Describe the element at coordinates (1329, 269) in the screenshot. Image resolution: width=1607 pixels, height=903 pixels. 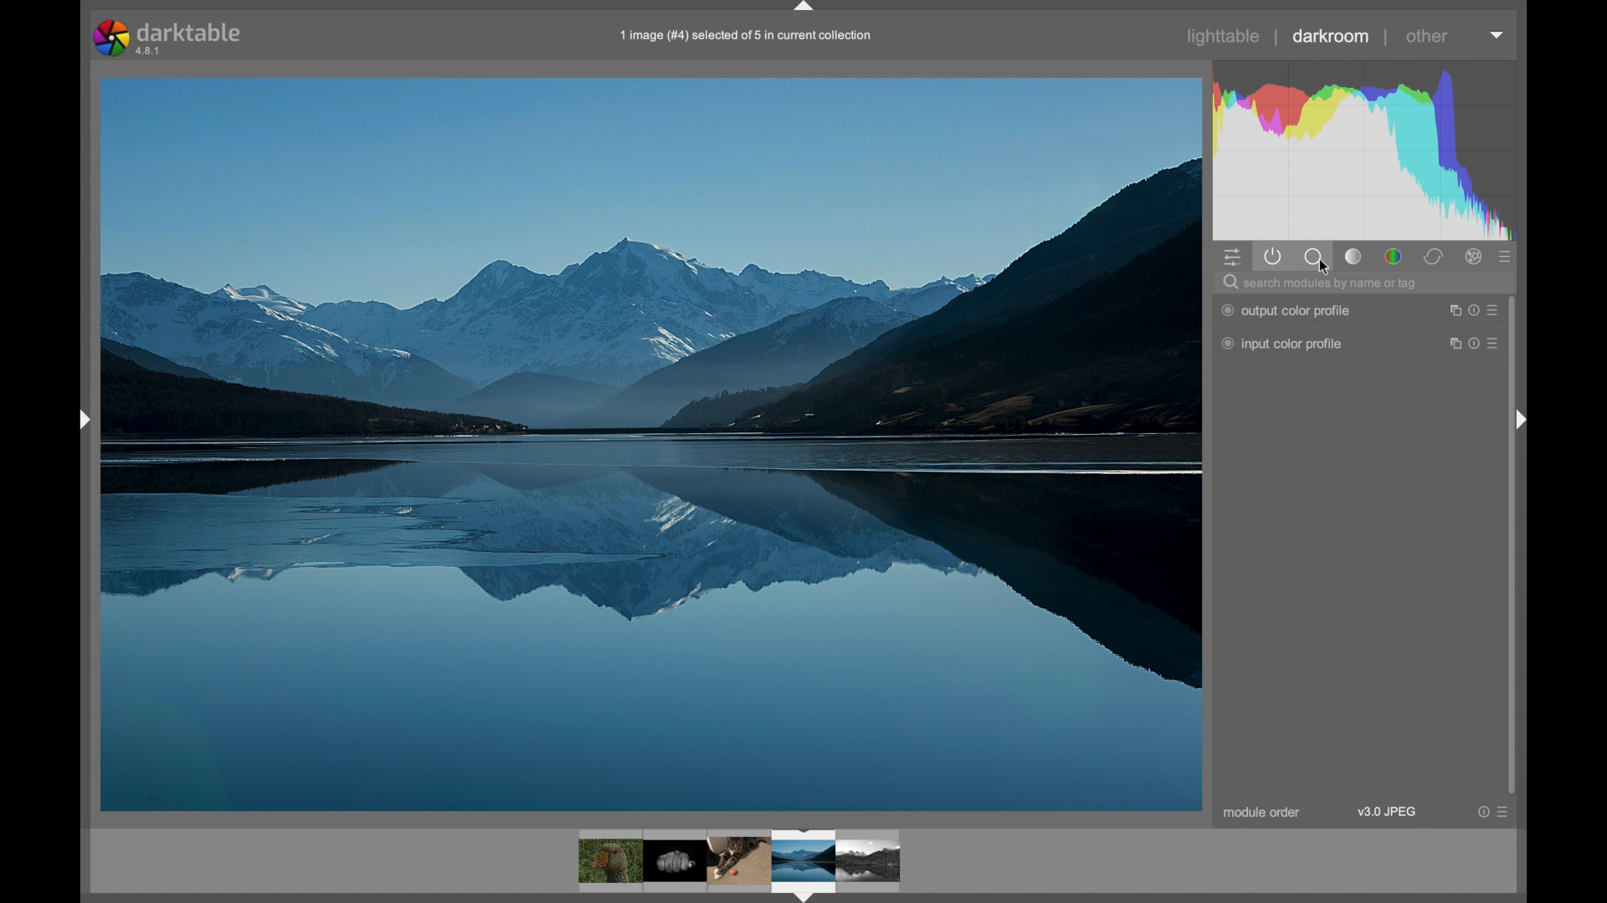
I see `cursor` at that location.